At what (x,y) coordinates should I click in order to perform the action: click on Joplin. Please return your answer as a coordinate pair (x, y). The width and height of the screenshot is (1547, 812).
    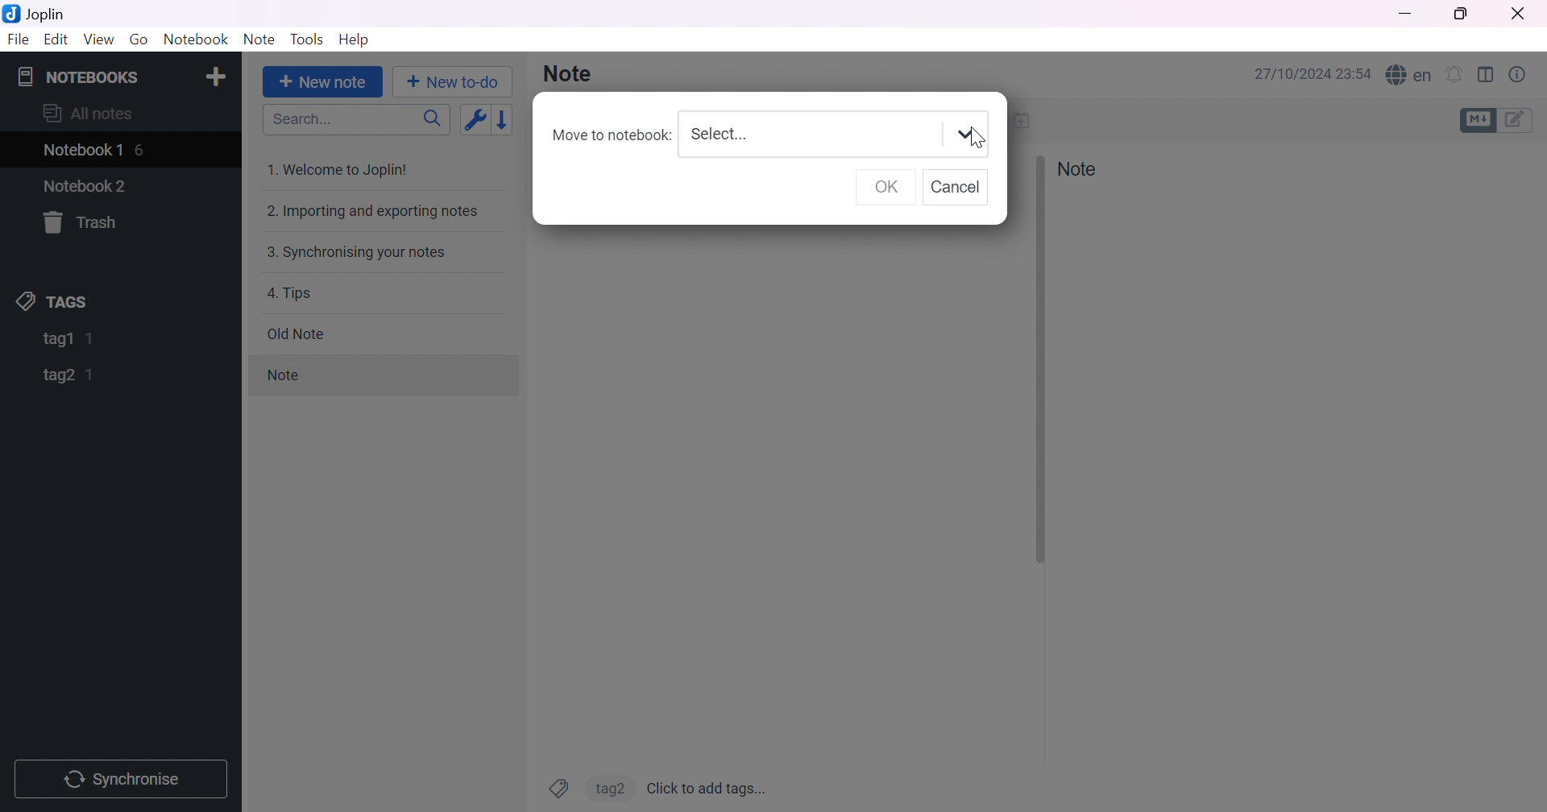
    Looking at the image, I should click on (37, 14).